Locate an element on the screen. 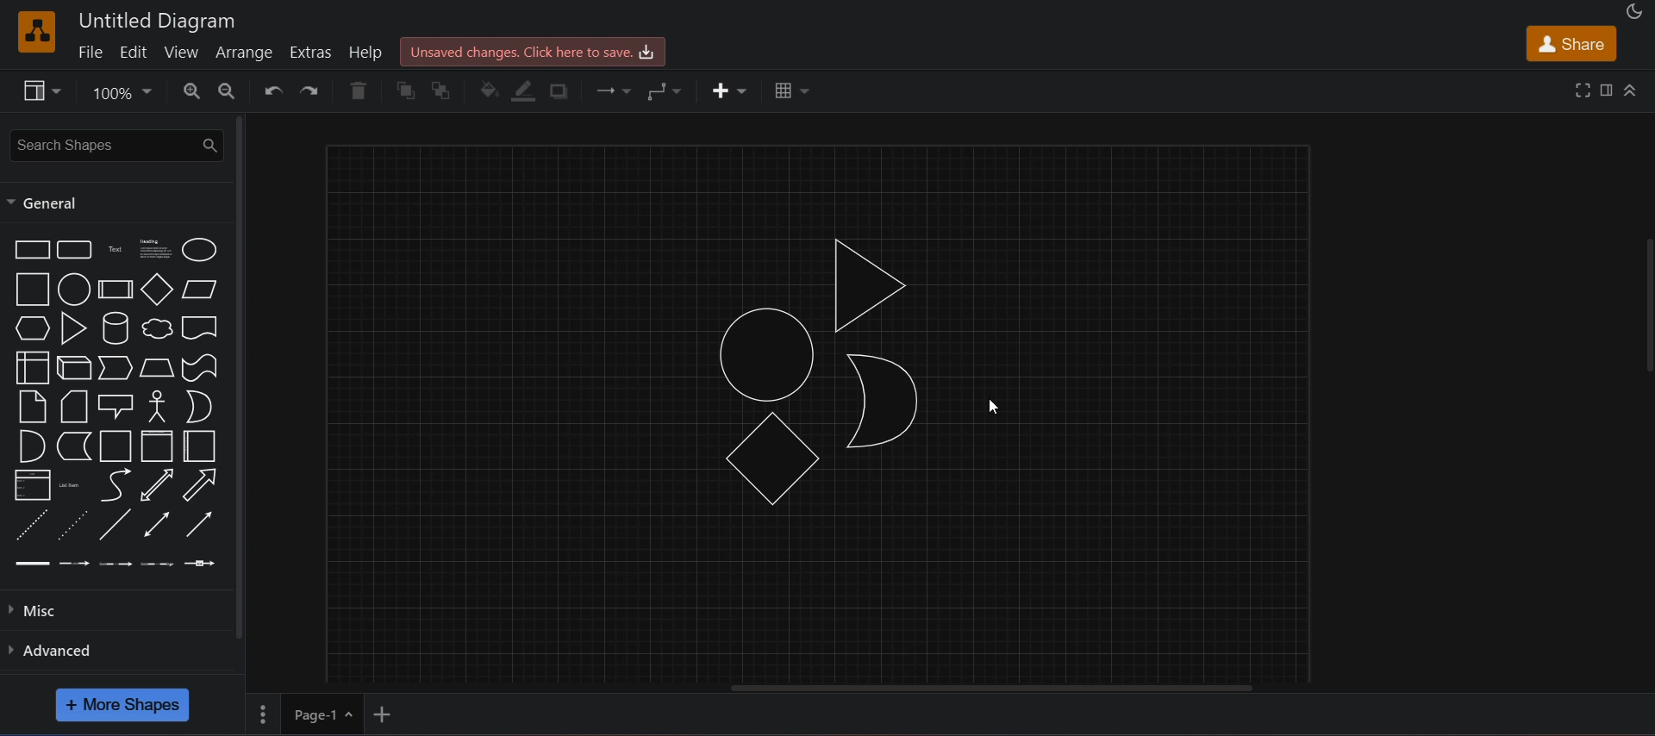  fullscreen is located at coordinates (1580, 90).